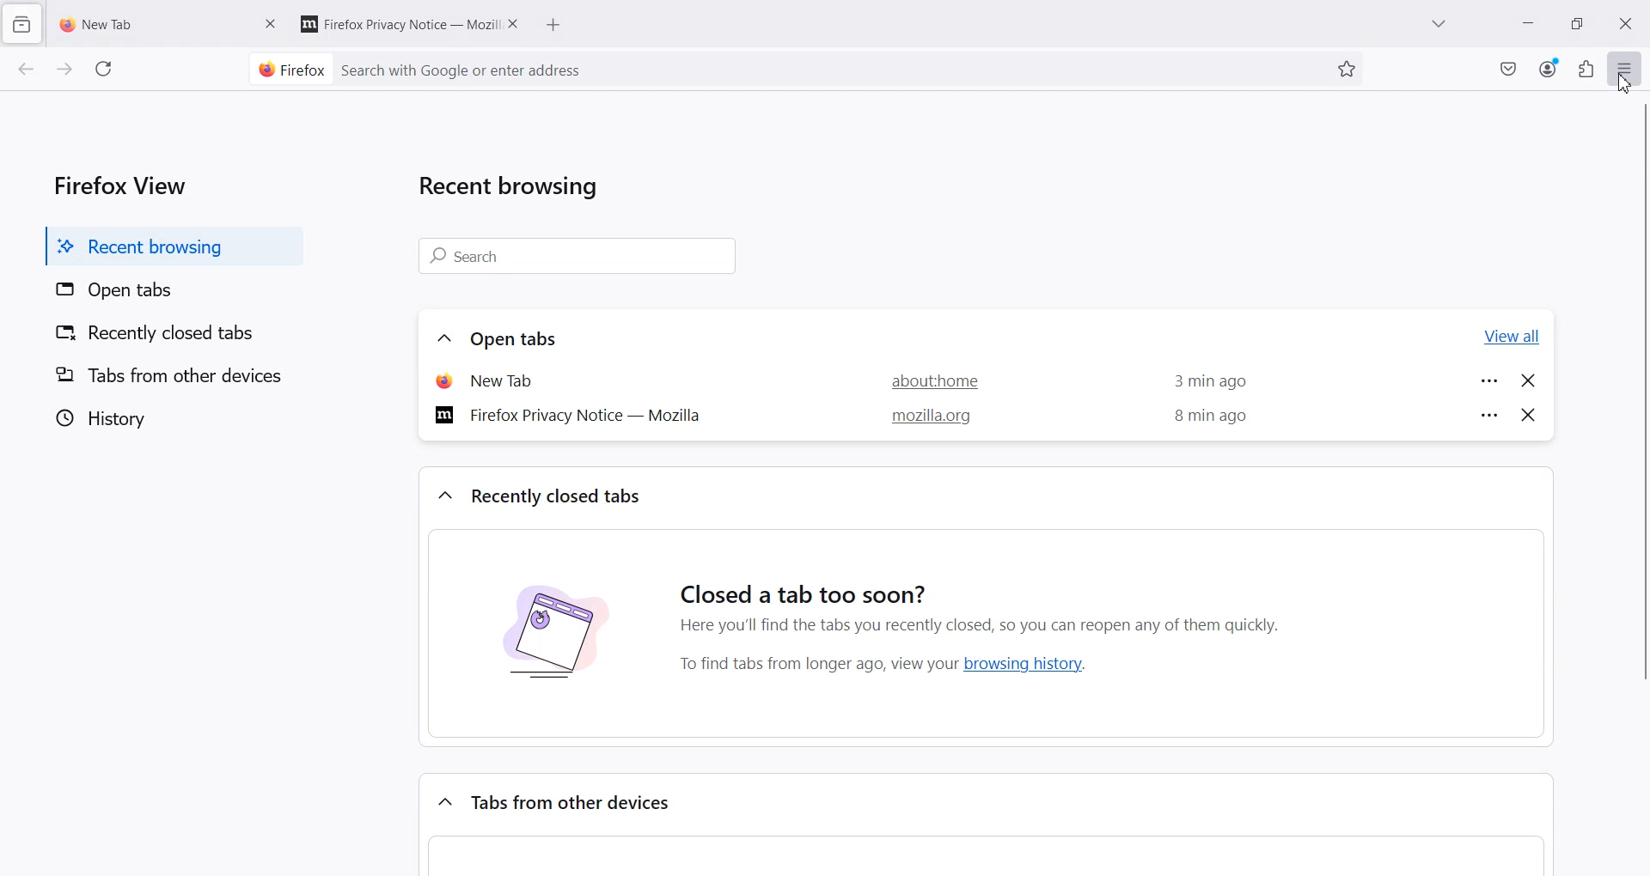 This screenshot has width=1650, height=876. Describe the element at coordinates (1204, 382) in the screenshot. I see `3 min ago` at that location.